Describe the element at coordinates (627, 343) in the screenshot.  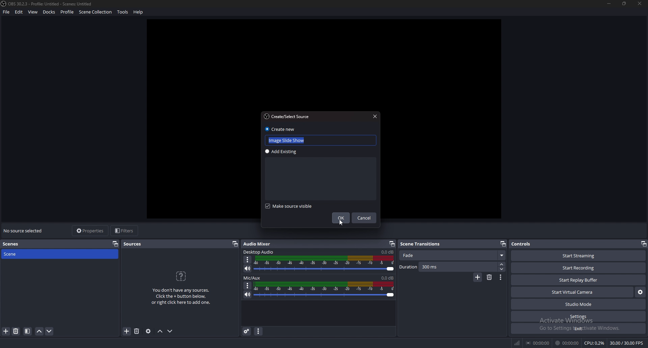
I see `fps` at that location.